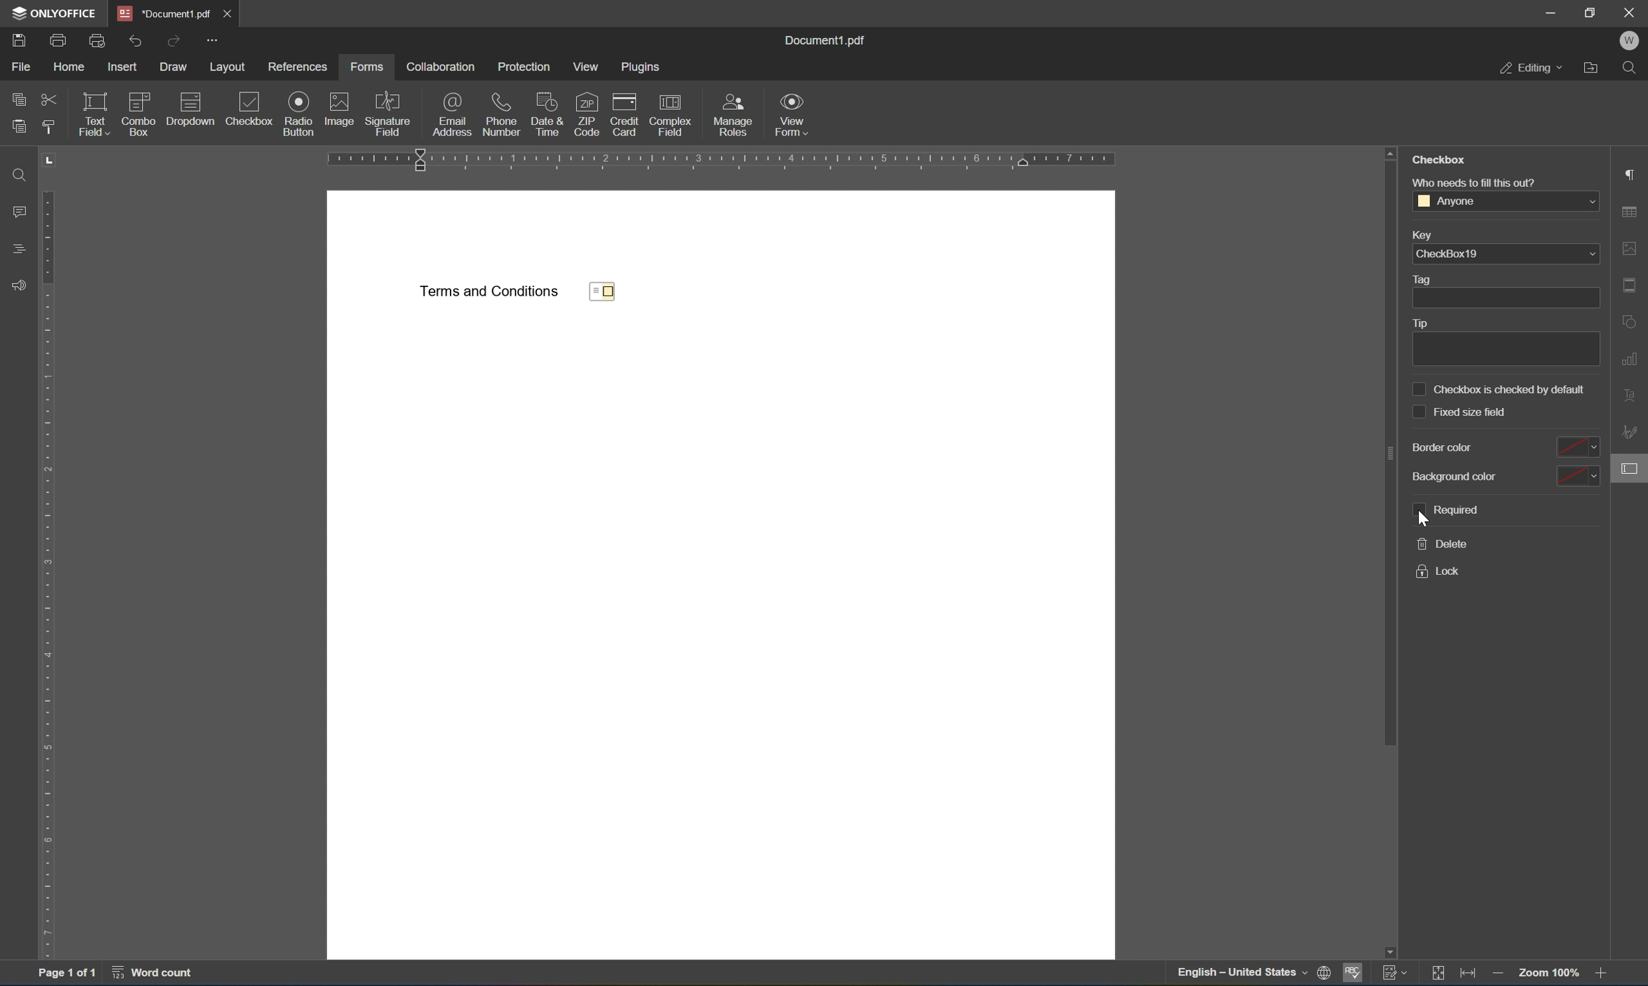  Describe the element at coordinates (369, 67) in the screenshot. I see `forms` at that location.